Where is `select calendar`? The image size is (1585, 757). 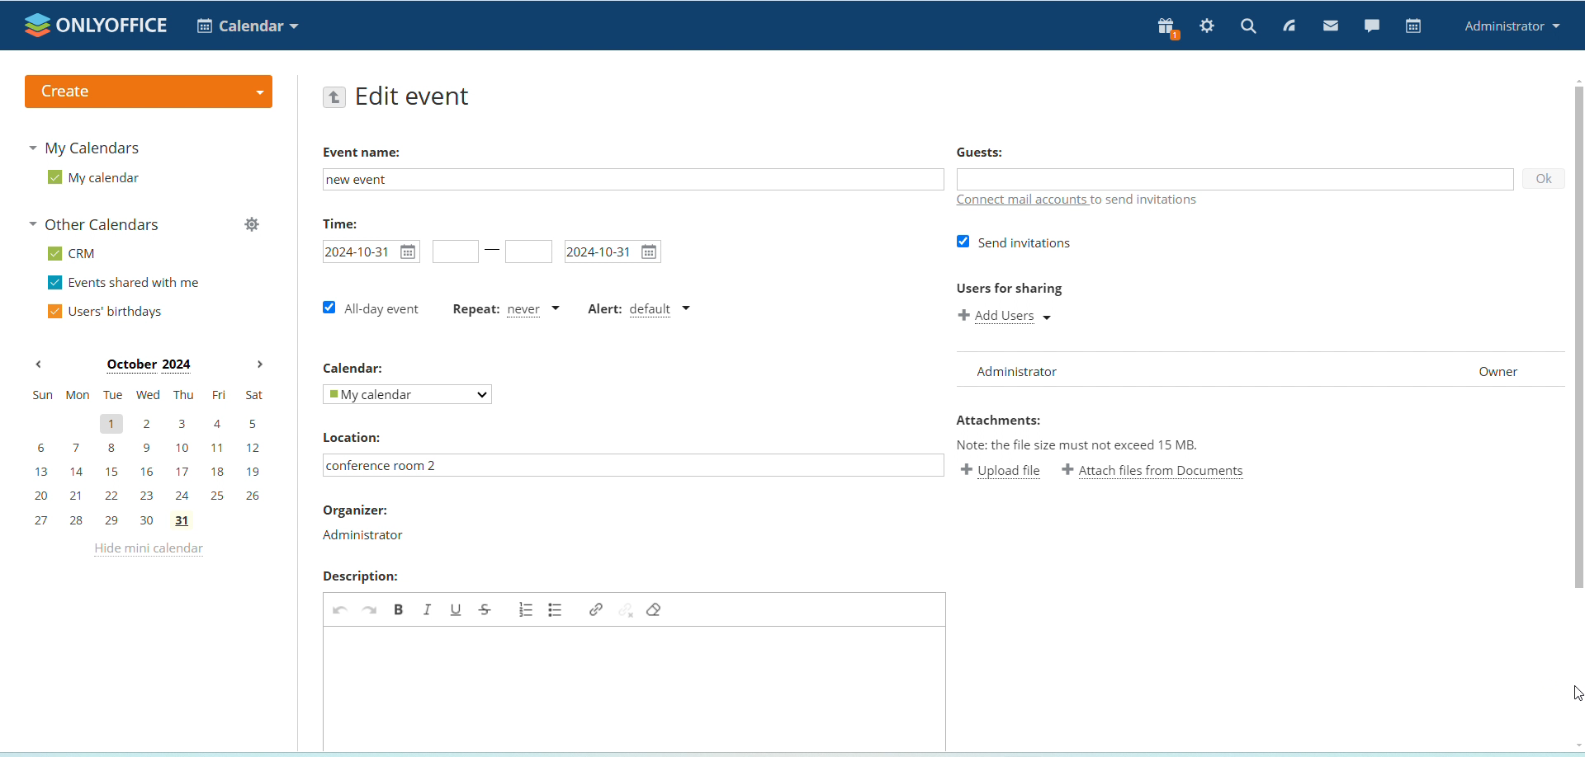 select calendar is located at coordinates (406, 394).